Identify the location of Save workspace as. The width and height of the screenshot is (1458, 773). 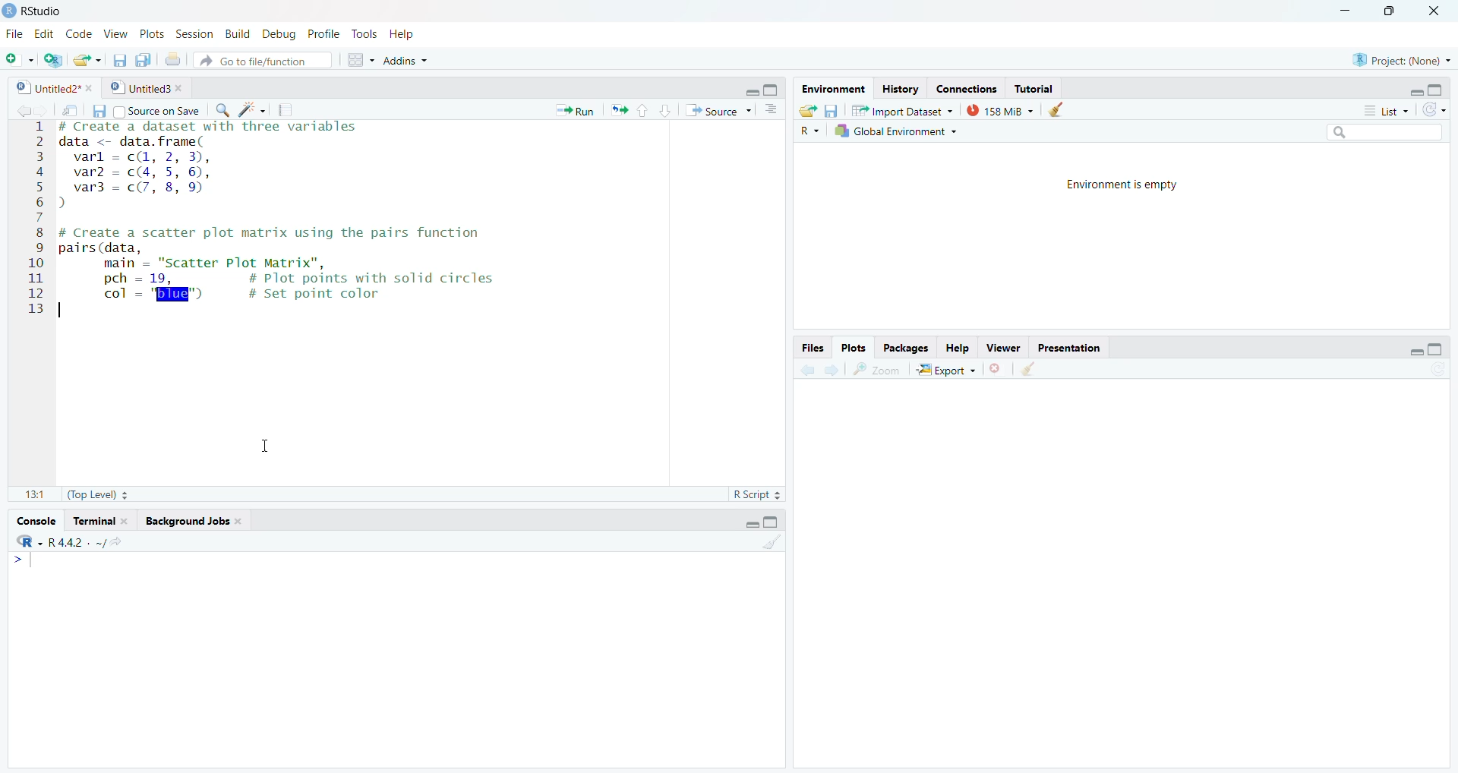
(835, 109).